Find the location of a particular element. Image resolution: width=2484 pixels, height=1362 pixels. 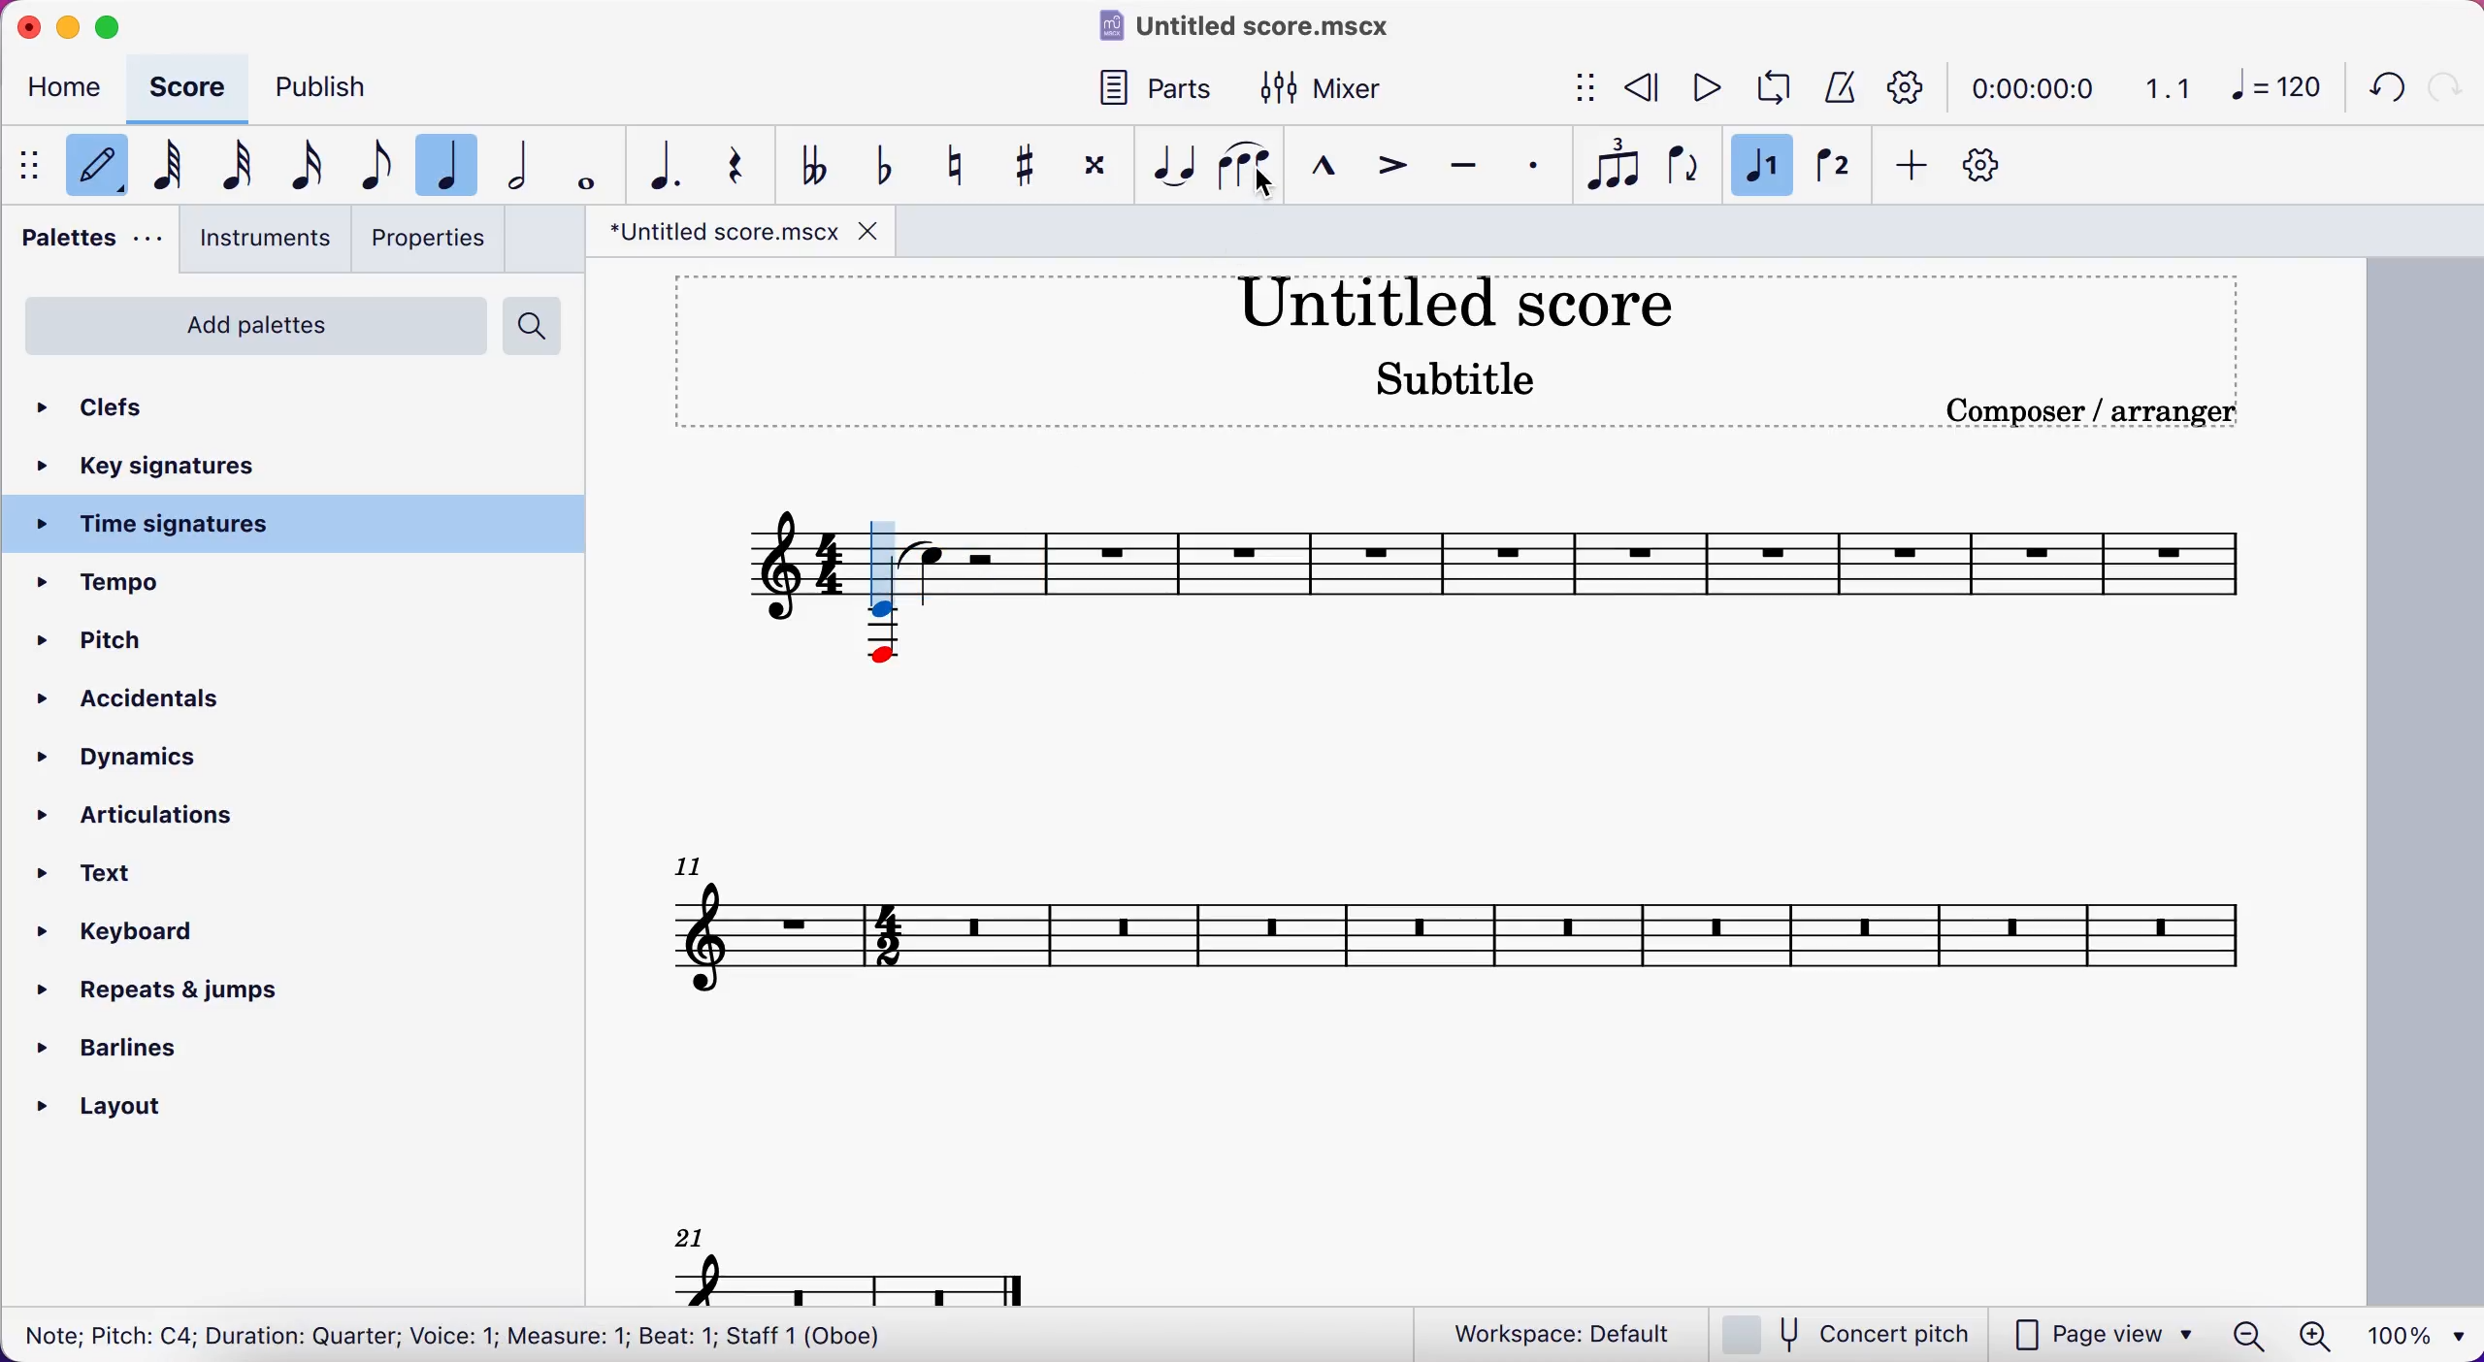

toggle double sharp is located at coordinates (1093, 171).